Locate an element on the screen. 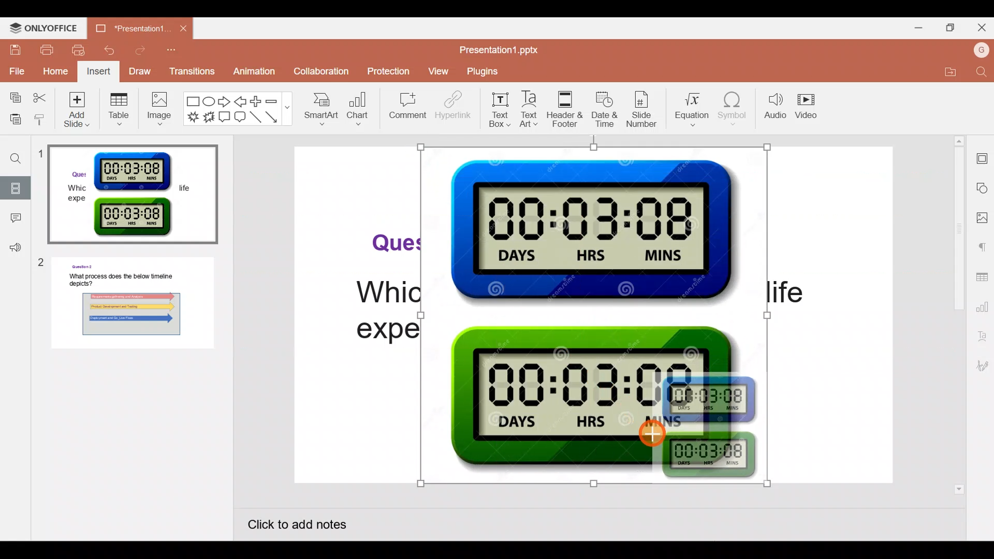 Image resolution: width=994 pixels, height=559 pixels. Transitions is located at coordinates (193, 71).